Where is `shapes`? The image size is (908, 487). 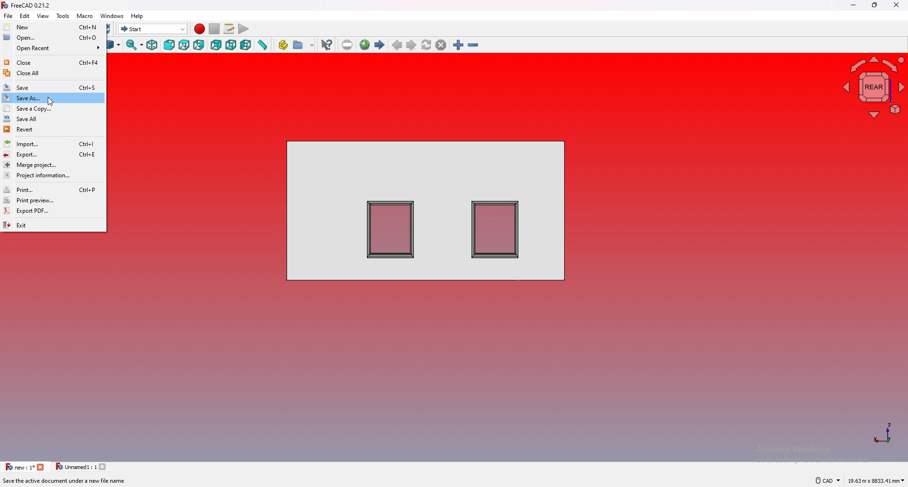
shapes is located at coordinates (426, 210).